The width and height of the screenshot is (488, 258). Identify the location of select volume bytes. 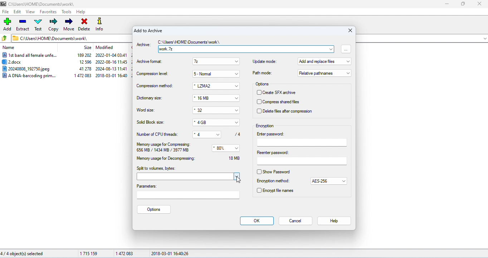
(184, 177).